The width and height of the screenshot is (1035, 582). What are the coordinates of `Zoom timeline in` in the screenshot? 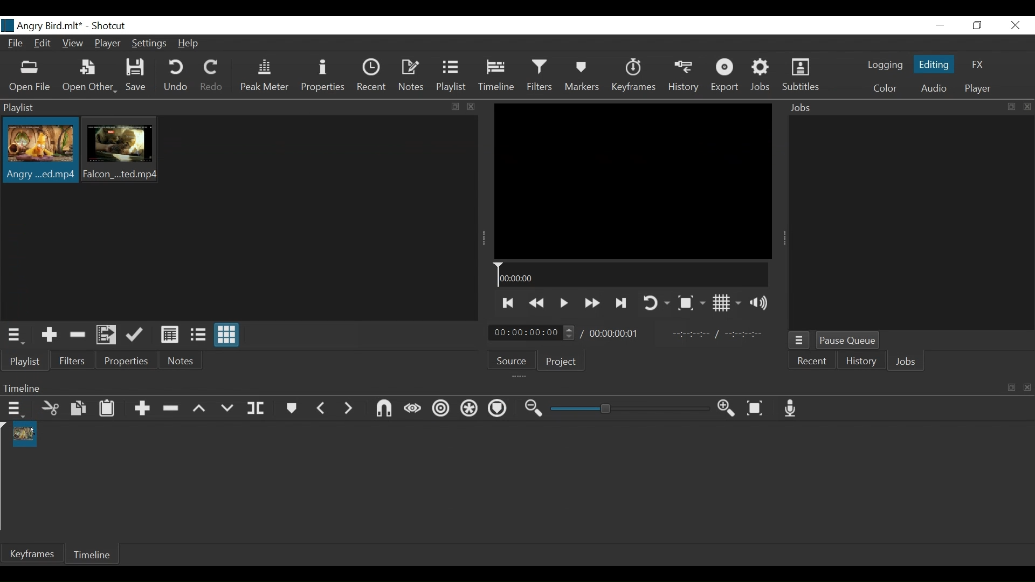 It's located at (729, 410).